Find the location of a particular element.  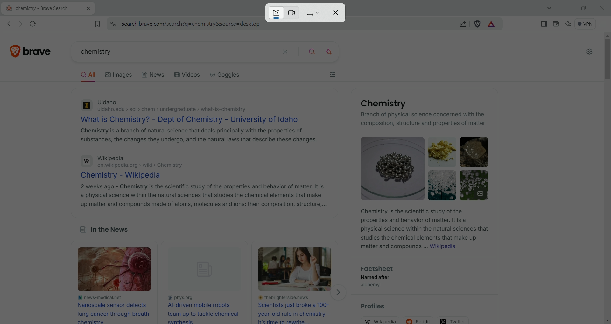

Chemistry is the scientific study of the
properties and behavior of matter. It is a
physical science within the natural sciences that
studies the chemical elements that make up
matter and compounds ... Wikipedia

2 9 is located at coordinates (423, 231).